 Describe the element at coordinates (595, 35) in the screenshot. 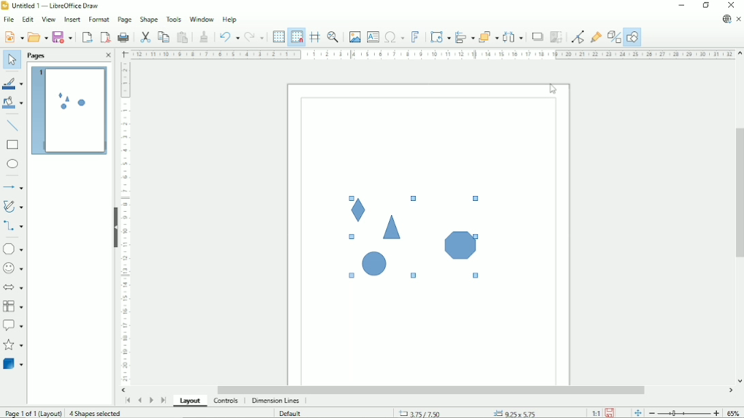

I see `Show gluepoint functions` at that location.